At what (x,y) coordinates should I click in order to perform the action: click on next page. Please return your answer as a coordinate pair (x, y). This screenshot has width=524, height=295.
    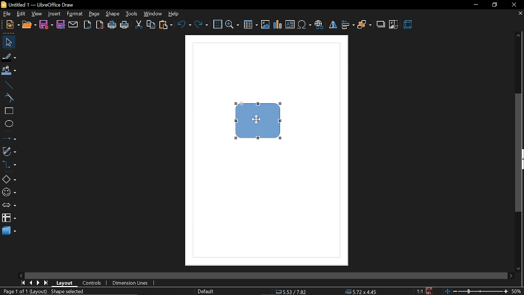
    Looking at the image, I should click on (38, 283).